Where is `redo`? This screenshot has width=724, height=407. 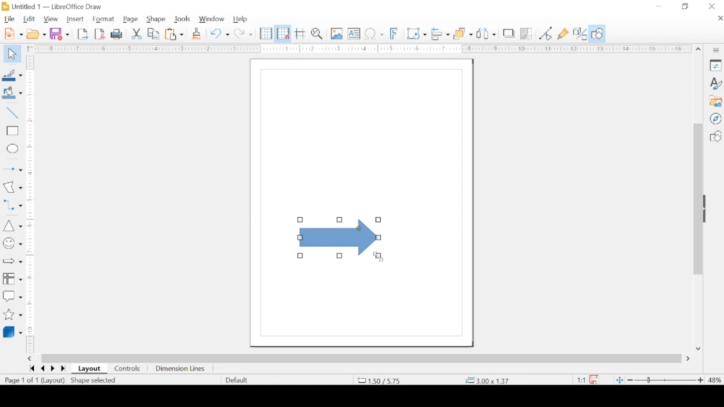 redo is located at coordinates (243, 33).